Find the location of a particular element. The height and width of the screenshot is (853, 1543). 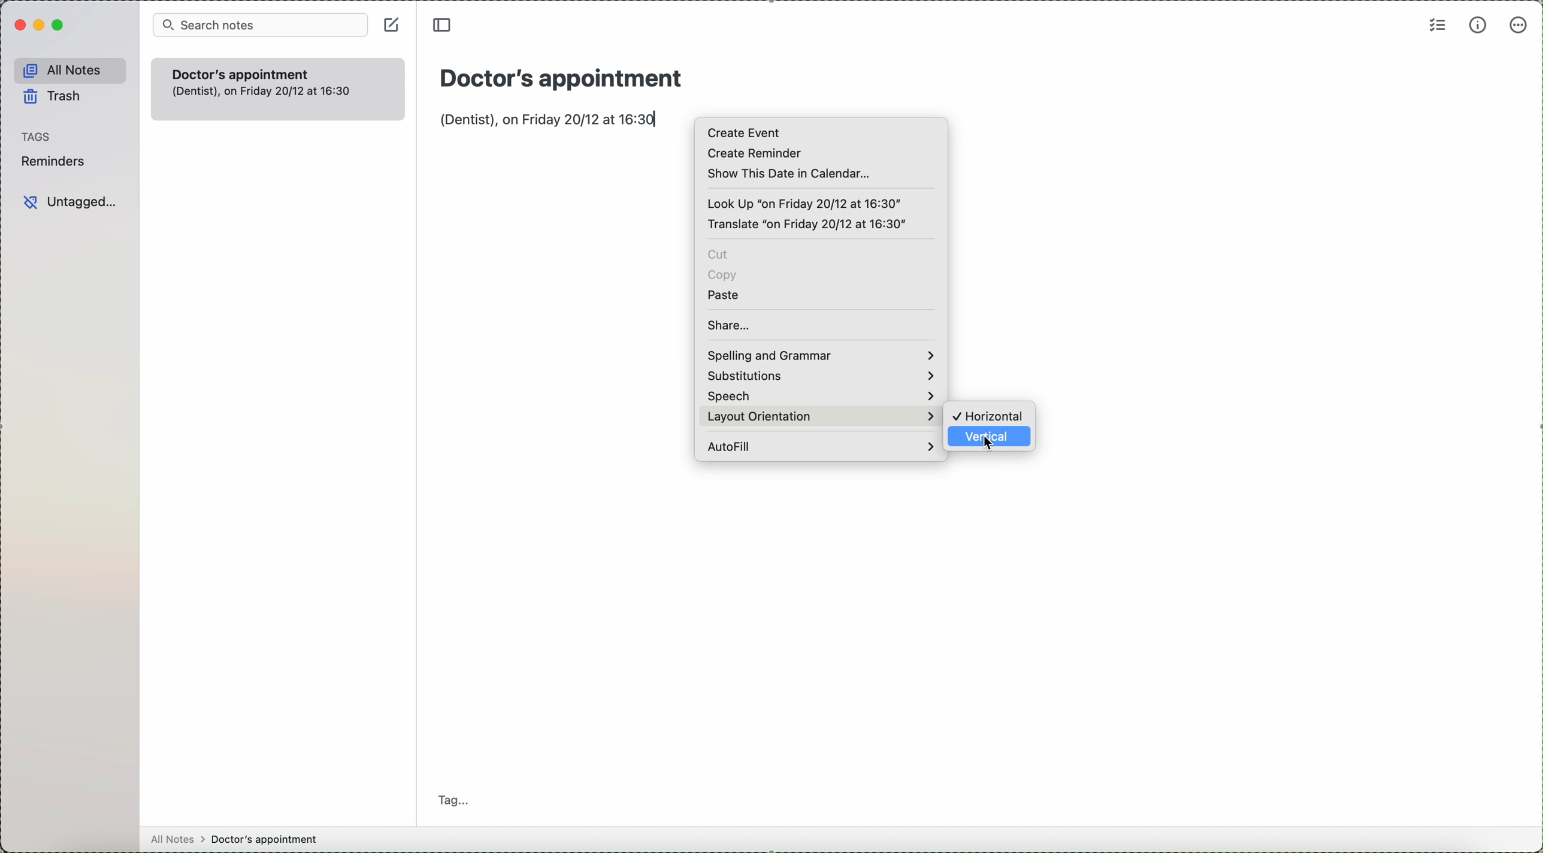

tag is located at coordinates (452, 800).